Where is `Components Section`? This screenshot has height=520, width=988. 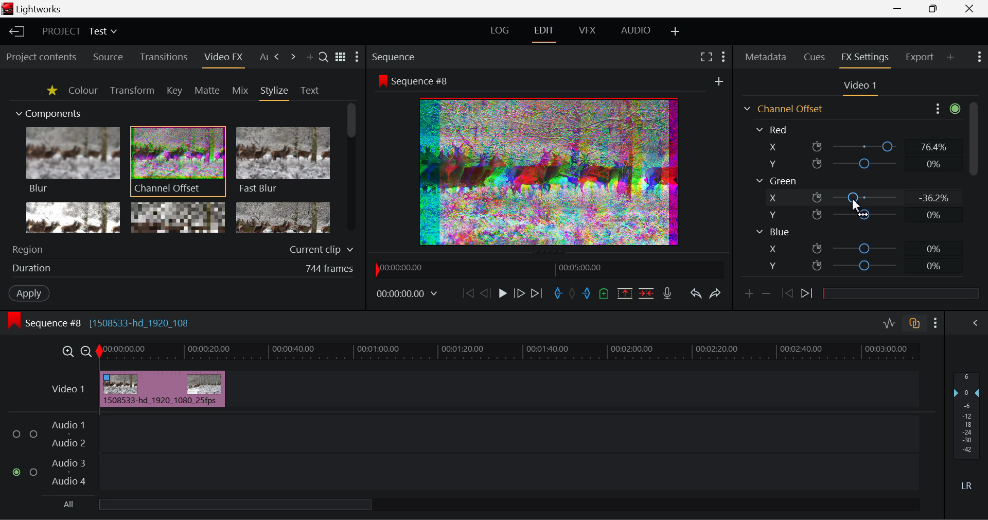 Components Section is located at coordinates (47, 112).